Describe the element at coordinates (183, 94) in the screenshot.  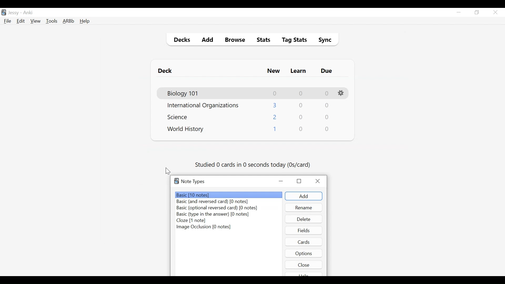
I see `Deck Name` at that location.